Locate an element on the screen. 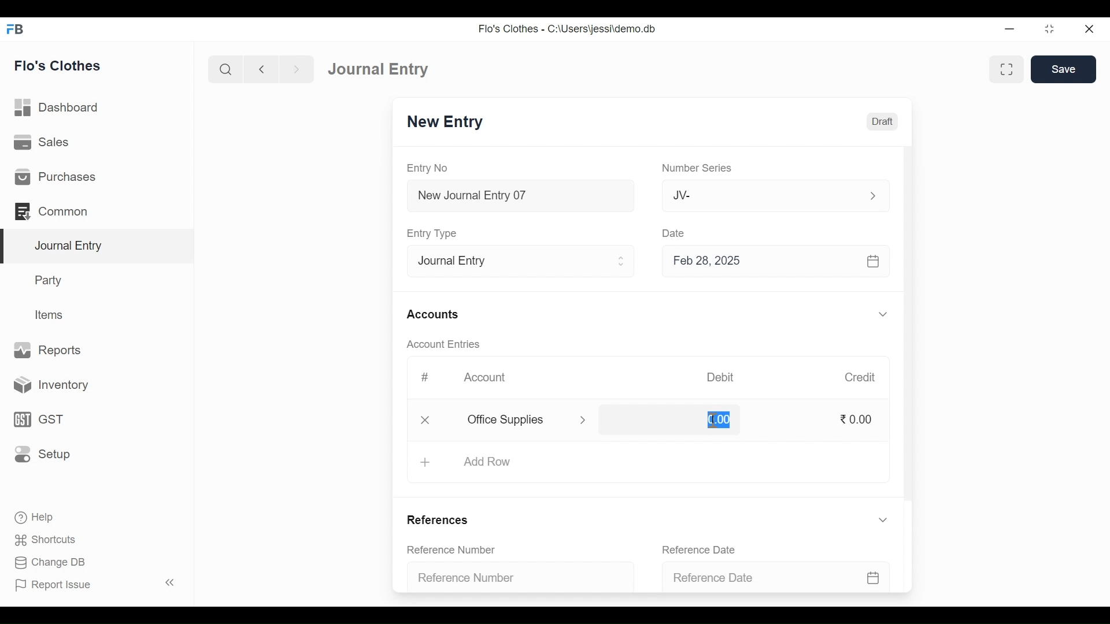 This screenshot has height=624, width=1110. Party is located at coordinates (50, 280).